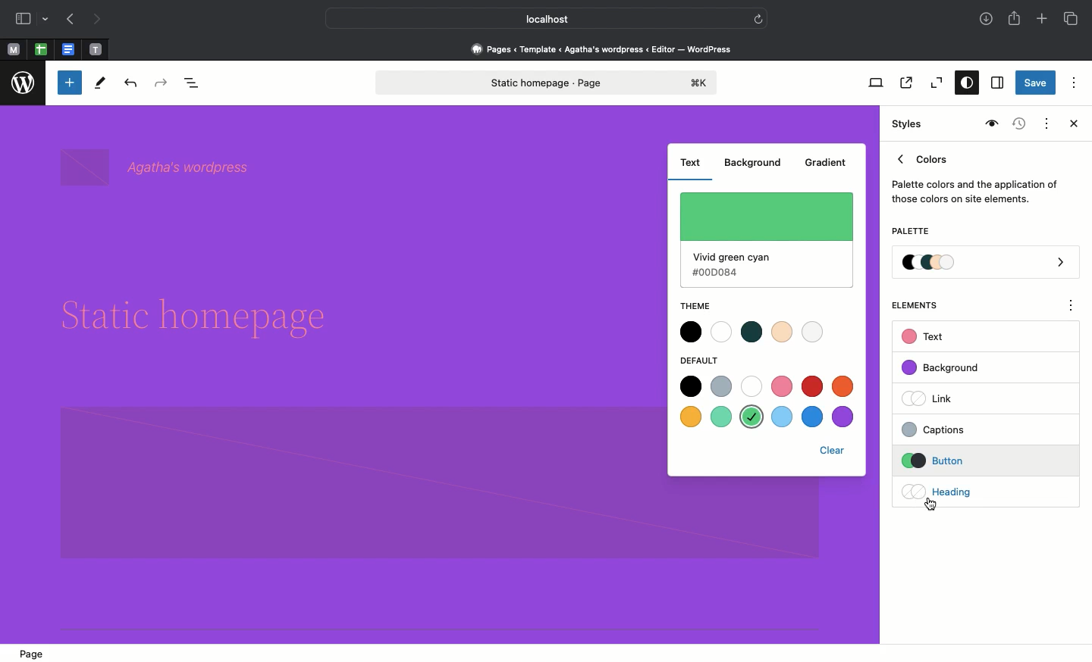  I want to click on Redo, so click(163, 83).